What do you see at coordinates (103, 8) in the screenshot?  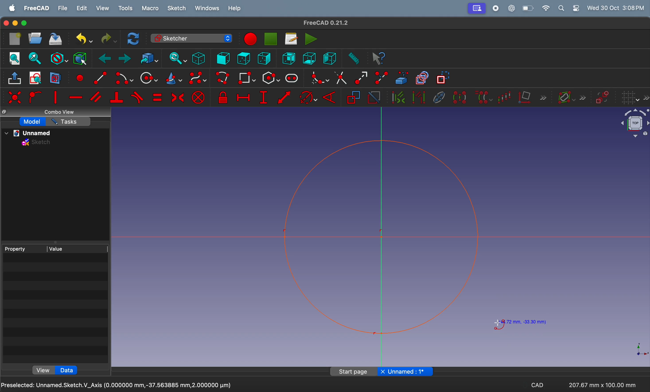 I see `view` at bounding box center [103, 8].